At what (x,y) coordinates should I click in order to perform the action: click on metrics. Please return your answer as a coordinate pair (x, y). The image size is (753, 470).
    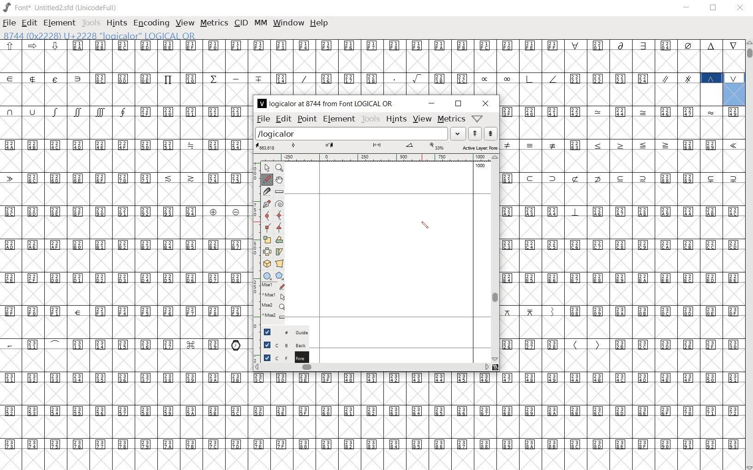
    Looking at the image, I should click on (451, 119).